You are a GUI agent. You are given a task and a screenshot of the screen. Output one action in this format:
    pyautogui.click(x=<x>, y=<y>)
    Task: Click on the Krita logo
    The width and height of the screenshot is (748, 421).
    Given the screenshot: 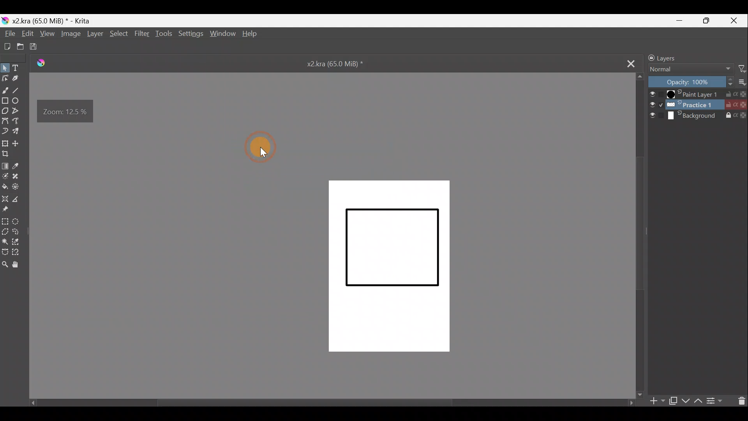 What is the action you would take?
    pyautogui.click(x=5, y=19)
    